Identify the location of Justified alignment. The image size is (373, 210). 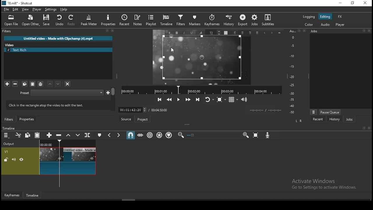
(257, 33).